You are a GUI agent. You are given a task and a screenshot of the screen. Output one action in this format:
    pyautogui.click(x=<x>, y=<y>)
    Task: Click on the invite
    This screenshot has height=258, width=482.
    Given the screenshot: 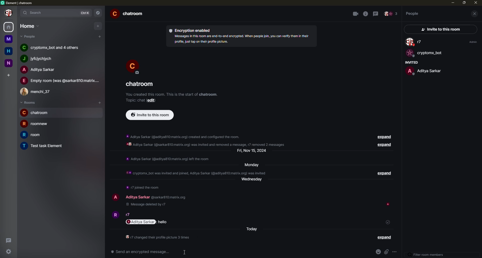 What is the action you would take?
    pyautogui.click(x=439, y=30)
    